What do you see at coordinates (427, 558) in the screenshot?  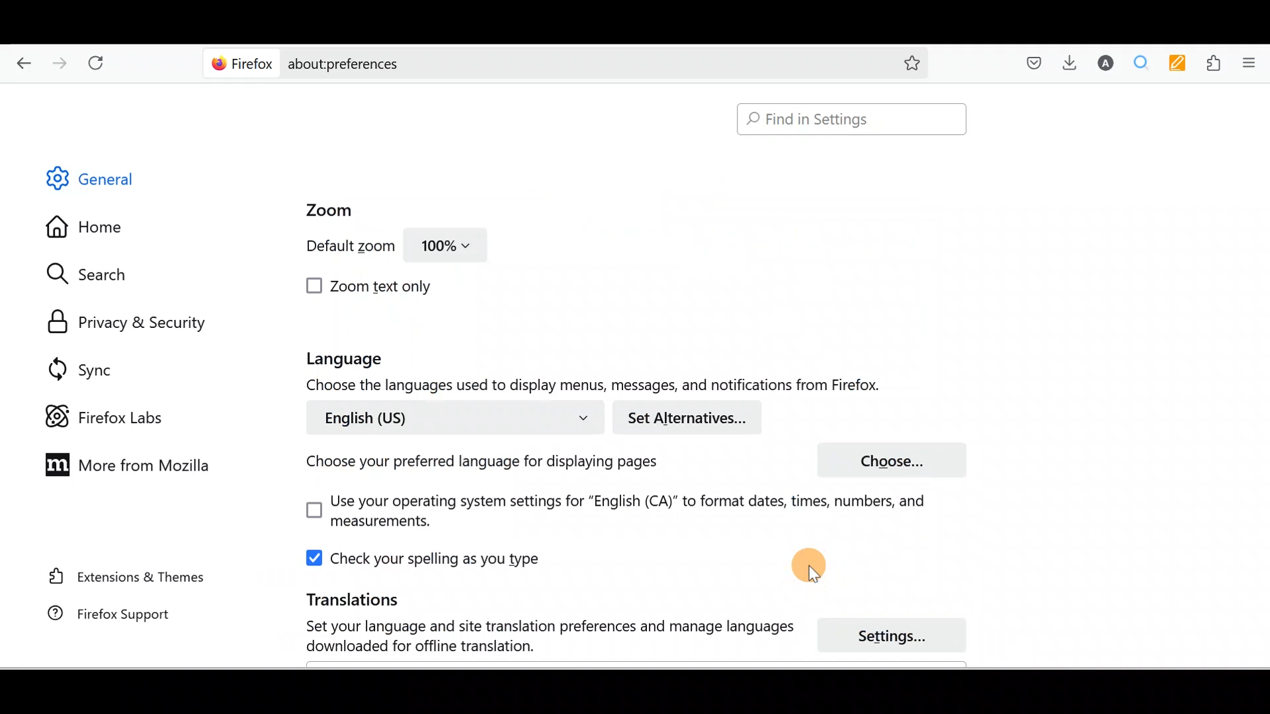 I see `Check your spelling as you type` at bounding box center [427, 558].